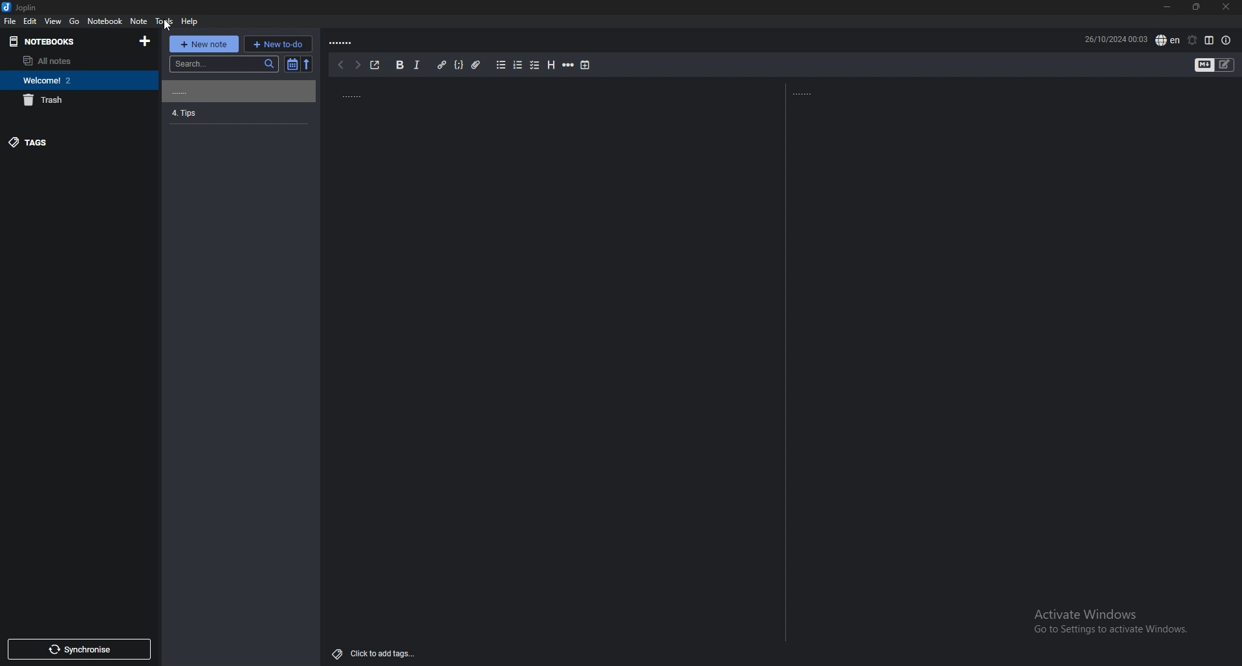 Image resolution: width=1242 pixels, height=666 pixels. I want to click on help, so click(189, 22).